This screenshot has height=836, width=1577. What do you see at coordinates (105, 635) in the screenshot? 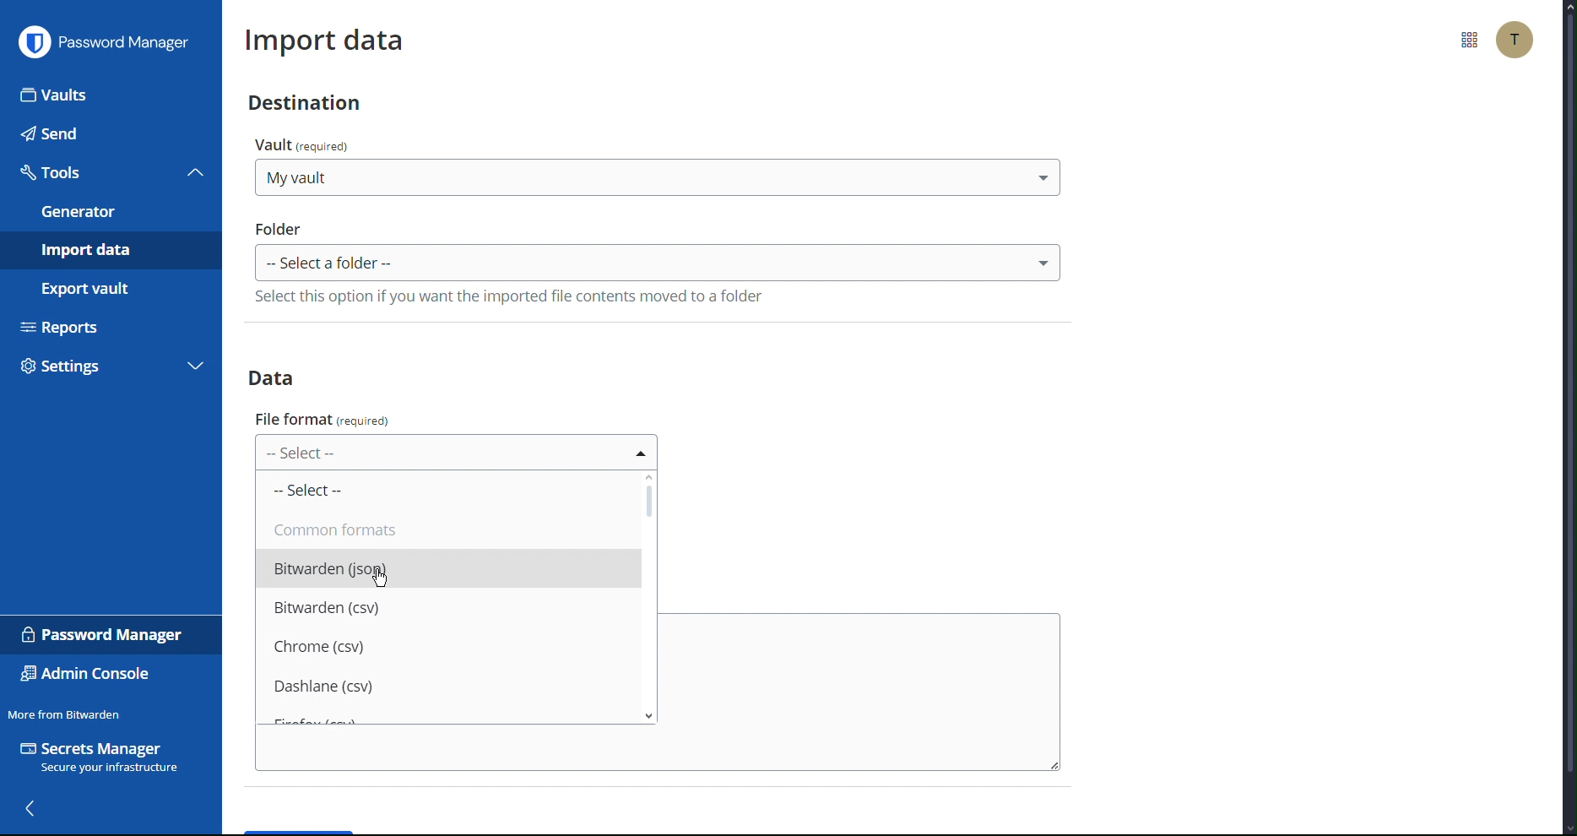
I see `Password Manager` at bounding box center [105, 635].